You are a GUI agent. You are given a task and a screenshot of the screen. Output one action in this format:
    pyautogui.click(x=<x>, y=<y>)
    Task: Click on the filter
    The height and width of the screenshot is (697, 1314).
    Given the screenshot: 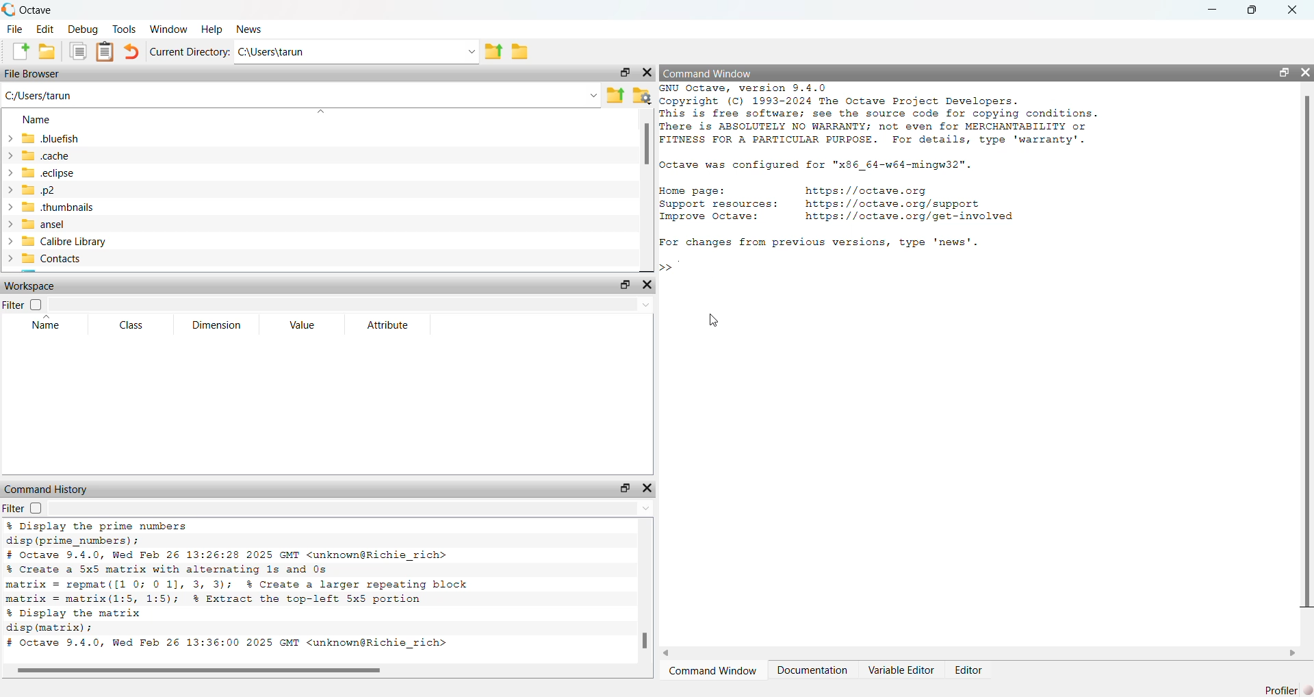 What is the action you would take?
    pyautogui.click(x=26, y=304)
    